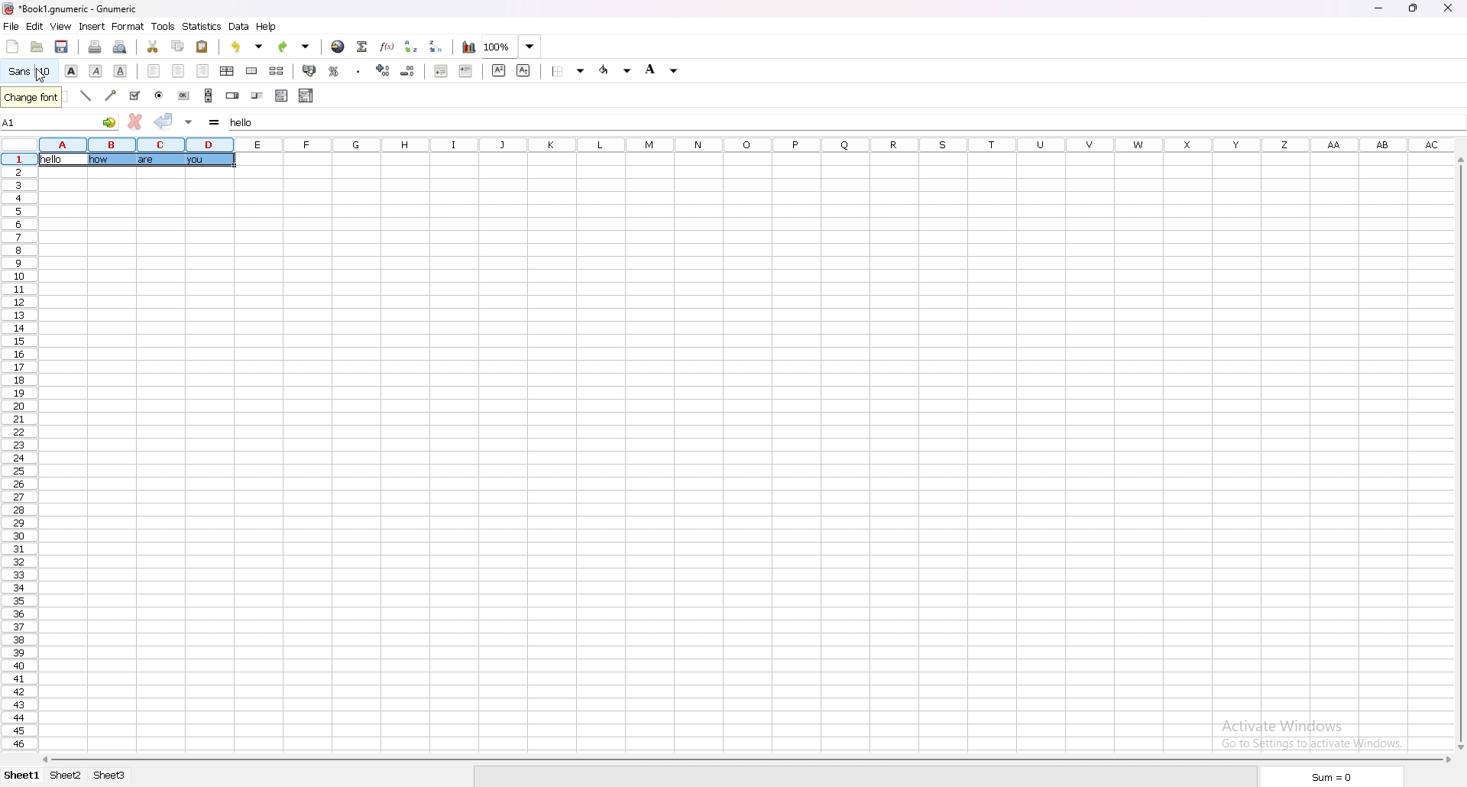 The image size is (1467, 787). I want to click on sort ascending, so click(413, 45).